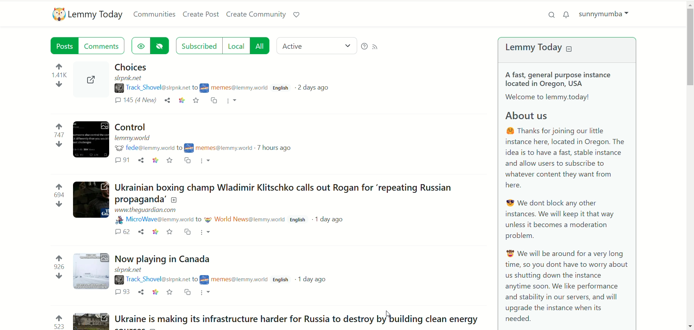 The height and width of the screenshot is (330, 694). Describe the element at coordinates (313, 87) in the screenshot. I see `2 days ago` at that location.